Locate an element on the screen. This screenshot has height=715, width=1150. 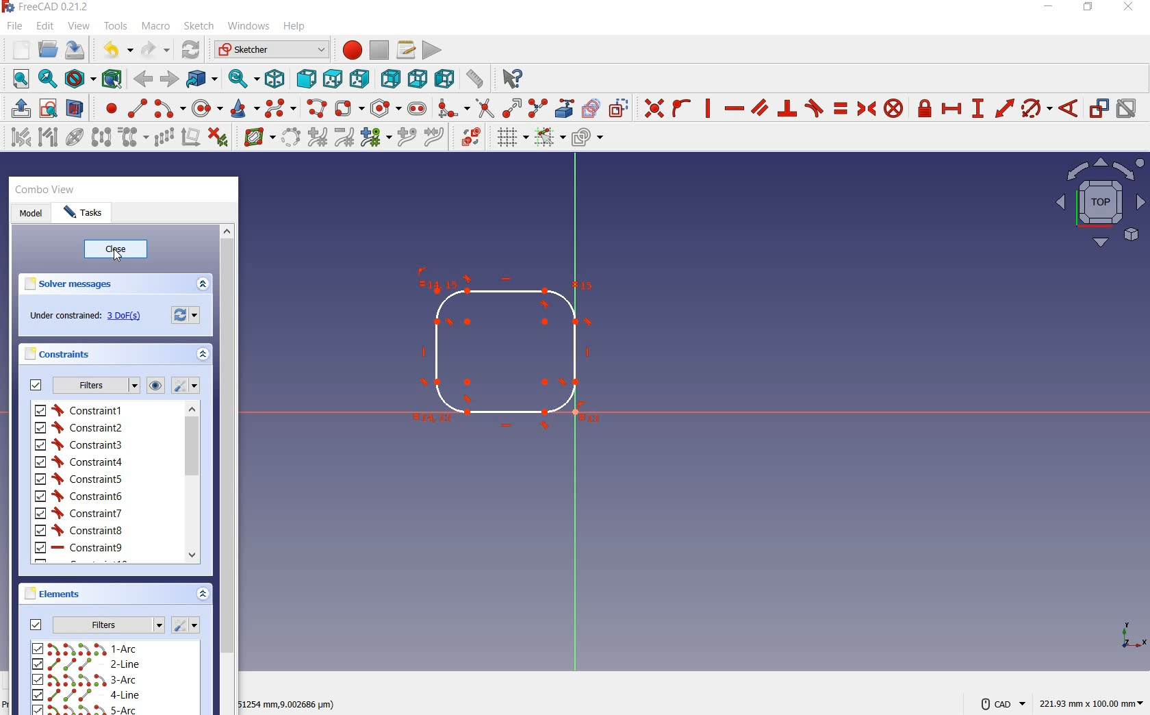
remove axes alignment is located at coordinates (190, 138).